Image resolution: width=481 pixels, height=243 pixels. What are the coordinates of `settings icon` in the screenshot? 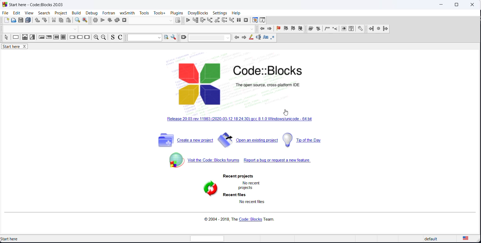 It's located at (360, 29).